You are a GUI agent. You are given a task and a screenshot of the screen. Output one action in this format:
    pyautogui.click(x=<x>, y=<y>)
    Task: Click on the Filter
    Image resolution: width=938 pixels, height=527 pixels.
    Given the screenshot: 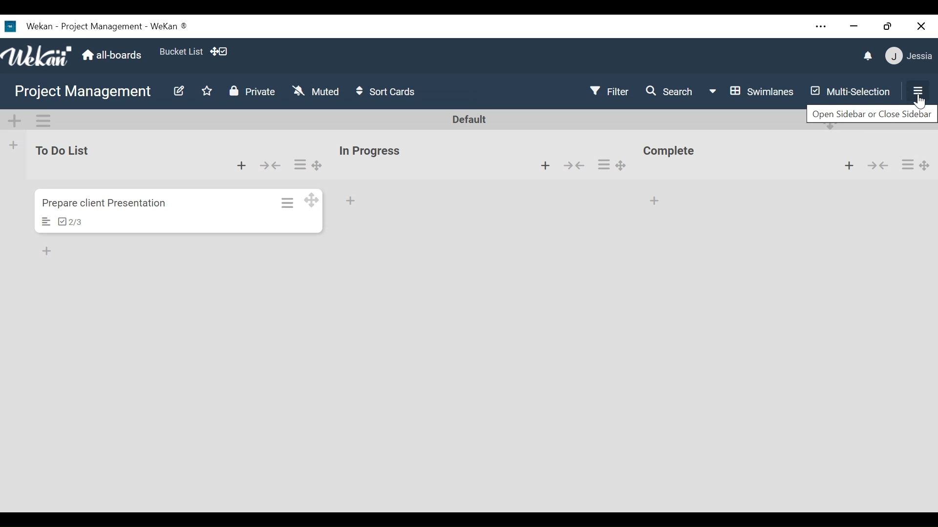 What is the action you would take?
    pyautogui.click(x=608, y=92)
    